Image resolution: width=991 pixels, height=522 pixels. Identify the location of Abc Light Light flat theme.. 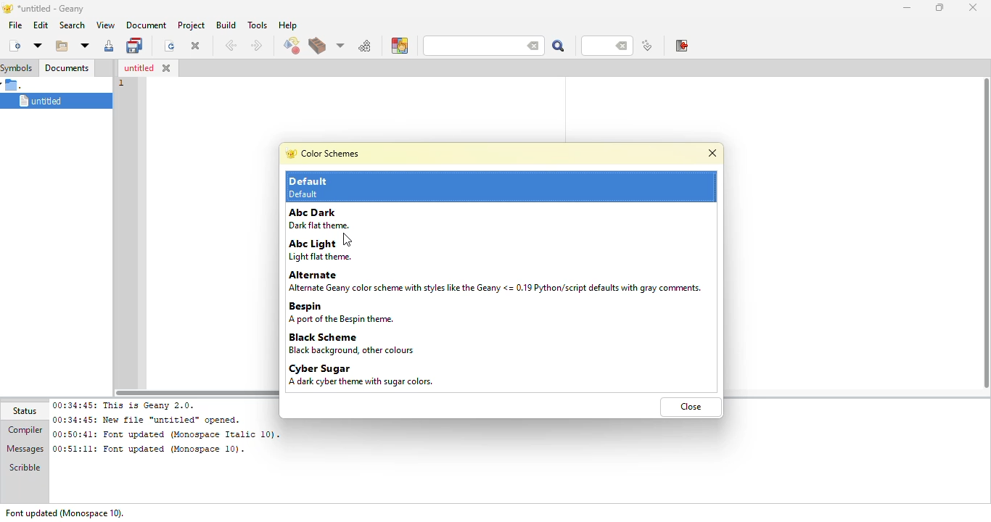
(344, 251).